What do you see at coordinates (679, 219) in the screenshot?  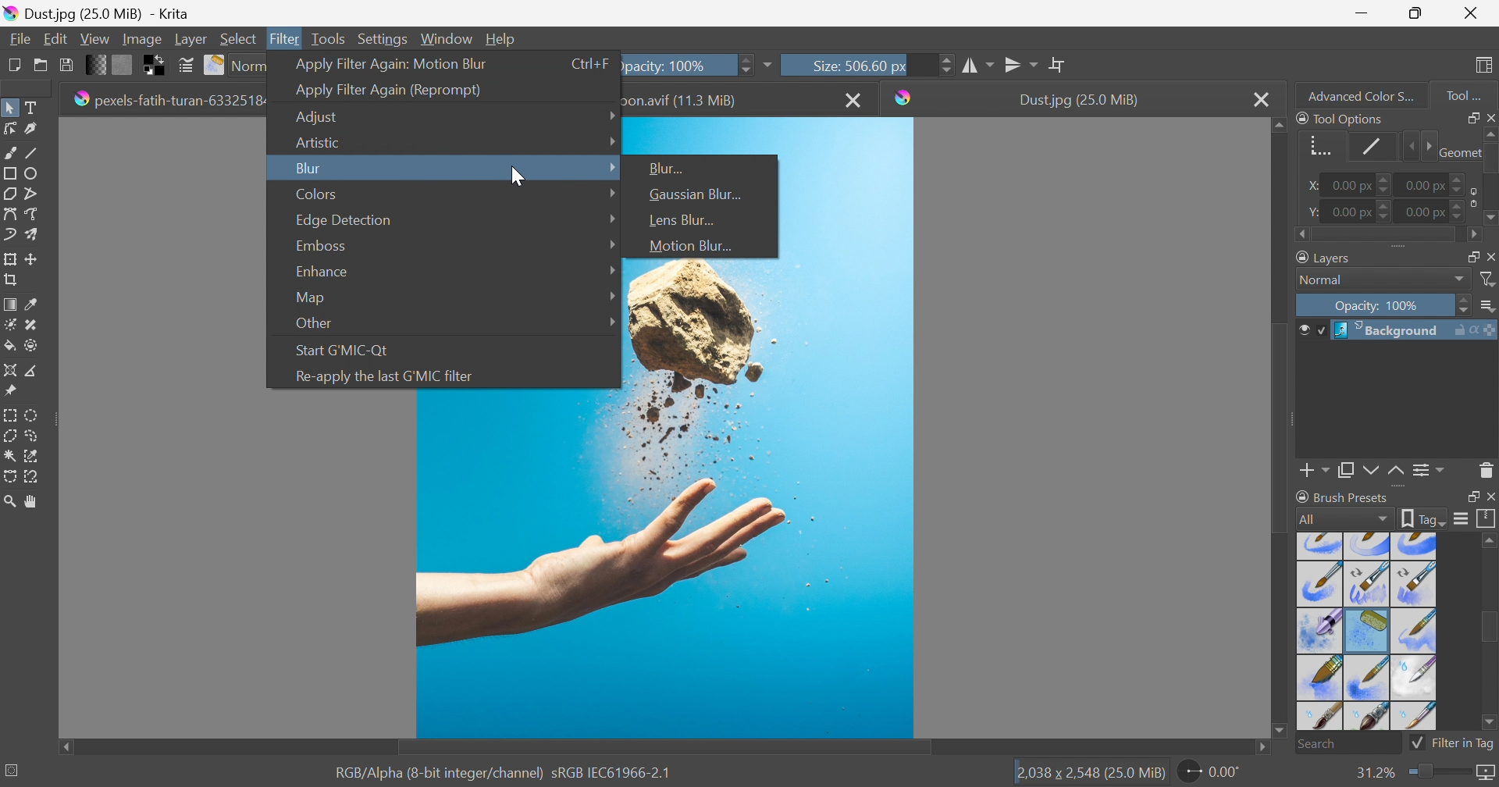 I see `Lens Blur...` at bounding box center [679, 219].